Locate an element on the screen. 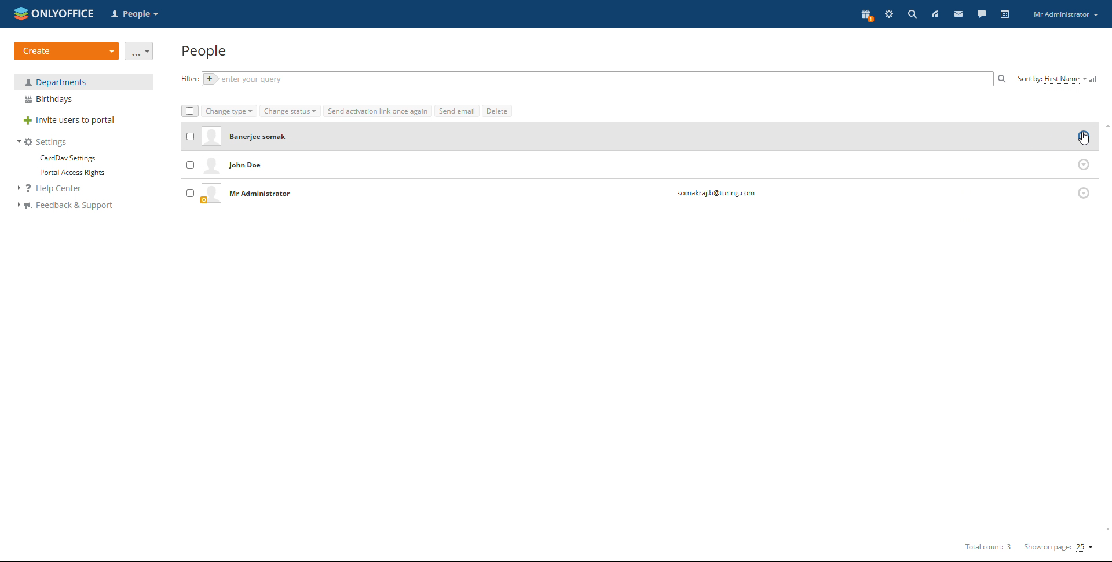 The width and height of the screenshot is (1112, 562). Filer: is located at coordinates (187, 79).